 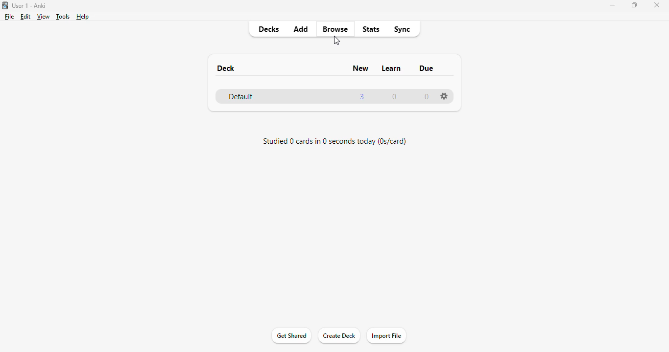 What do you see at coordinates (335, 29) in the screenshot?
I see `browse` at bounding box center [335, 29].